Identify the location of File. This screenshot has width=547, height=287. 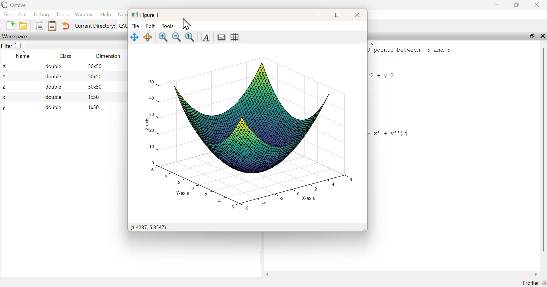
(135, 26).